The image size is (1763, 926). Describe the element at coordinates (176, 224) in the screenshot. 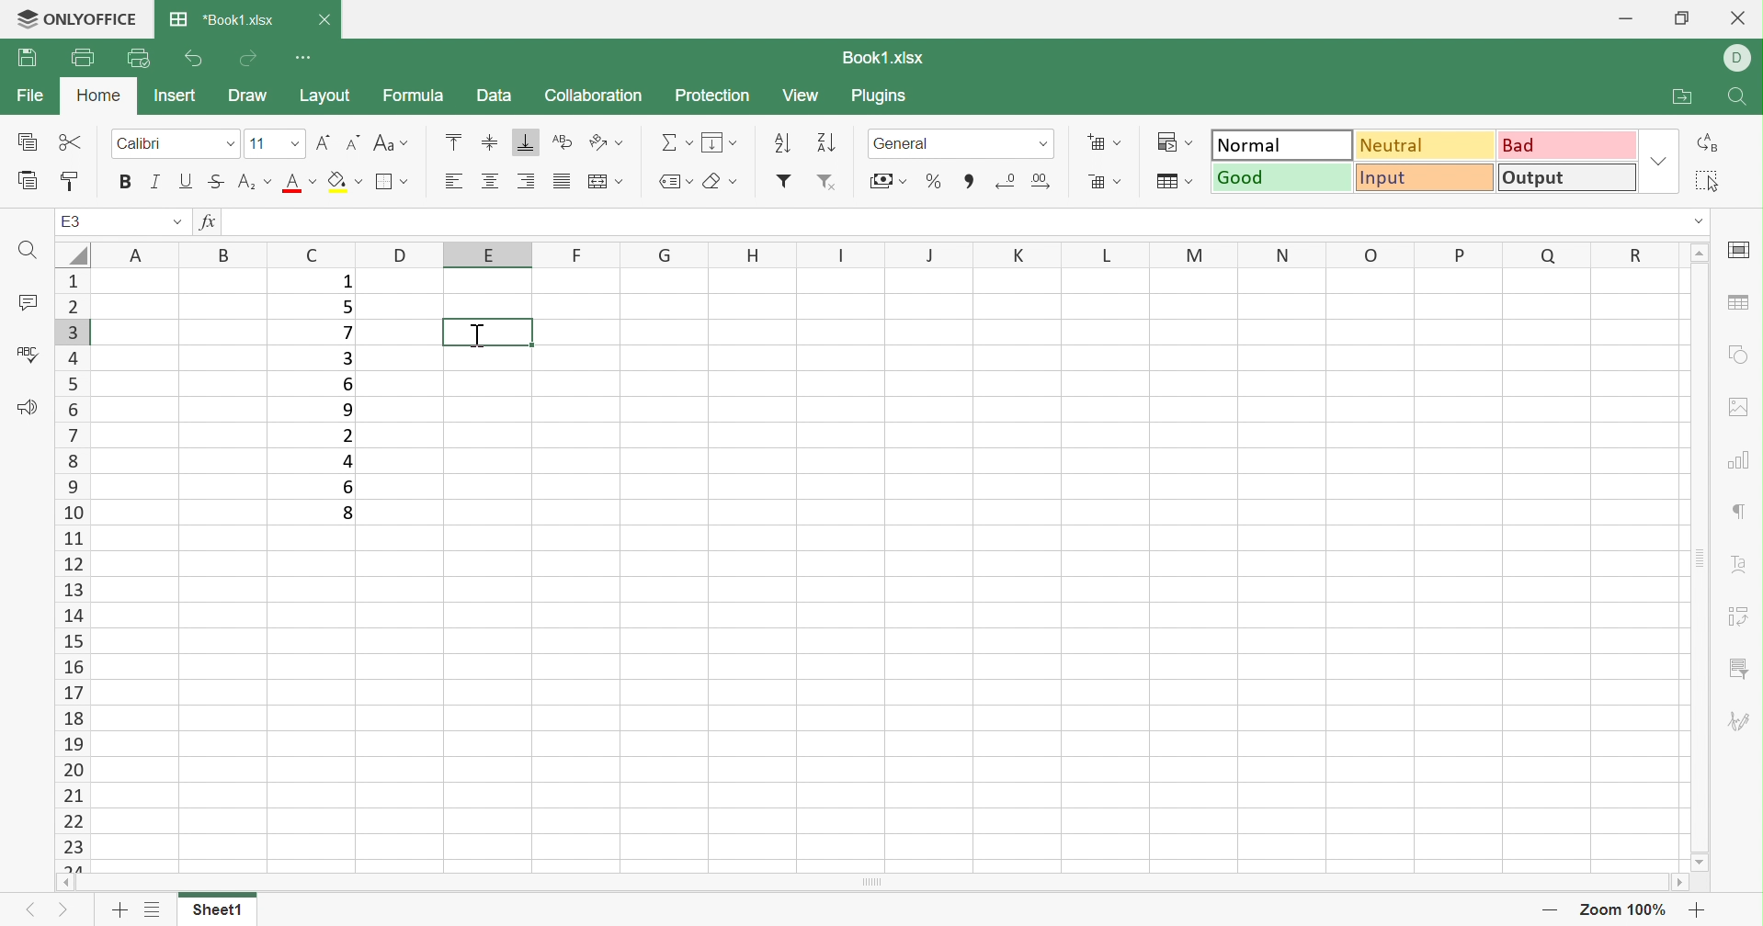

I see `Drop Down` at that location.